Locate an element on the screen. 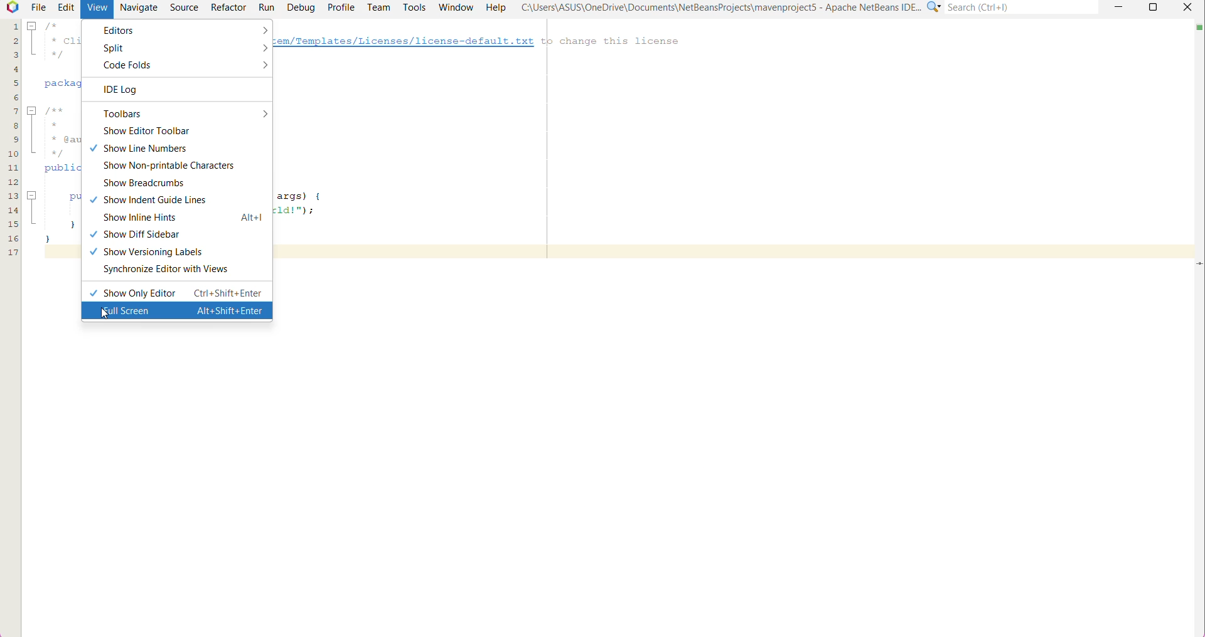 Image resolution: width=1205 pixels, height=637 pixels. Application Logo is located at coordinates (11, 8).